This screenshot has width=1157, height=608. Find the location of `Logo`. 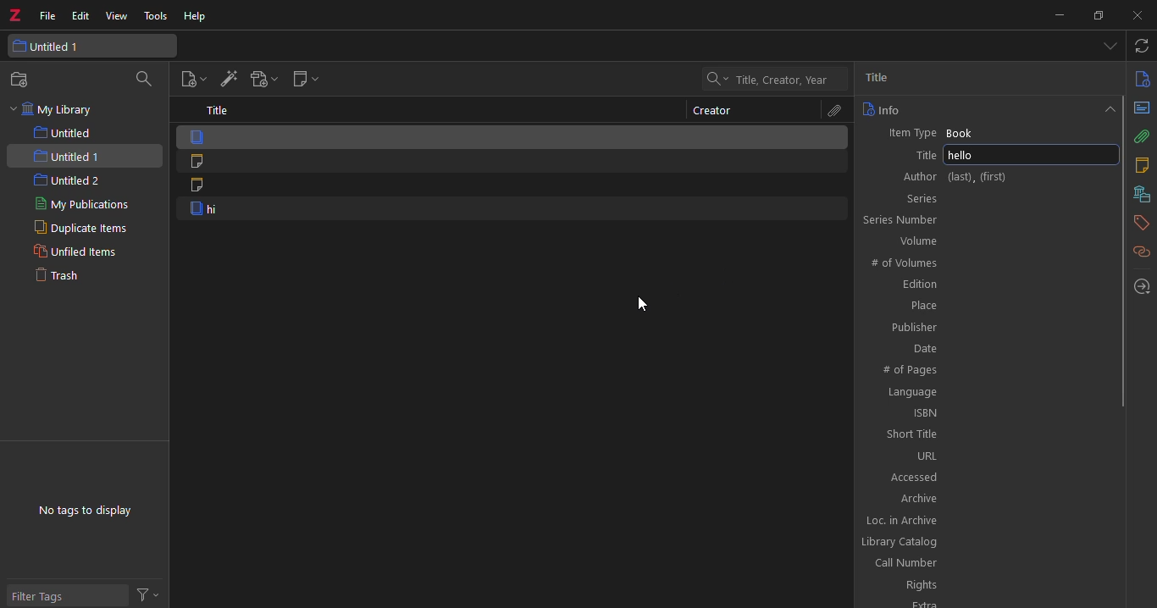

Logo is located at coordinates (14, 12).